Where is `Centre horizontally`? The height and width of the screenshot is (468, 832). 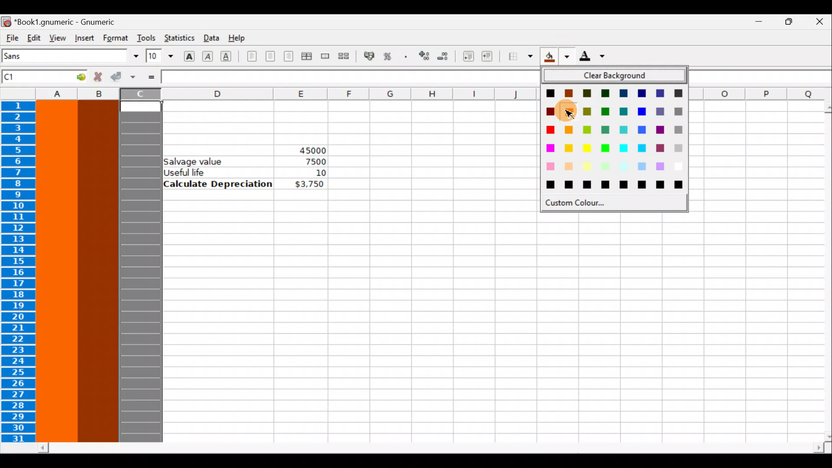 Centre horizontally is located at coordinates (270, 59).